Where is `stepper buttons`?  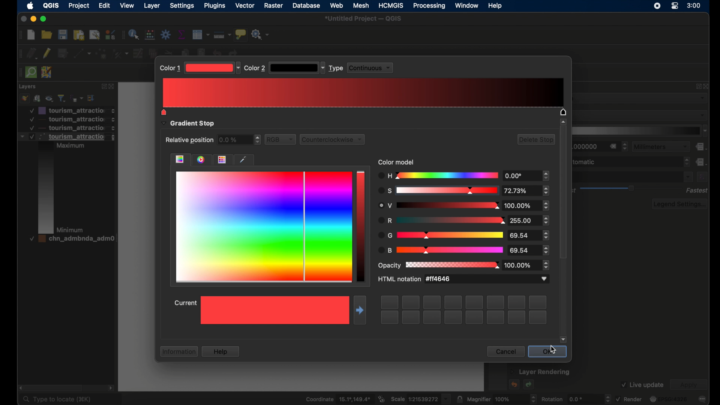
stepper buttons is located at coordinates (529, 235).